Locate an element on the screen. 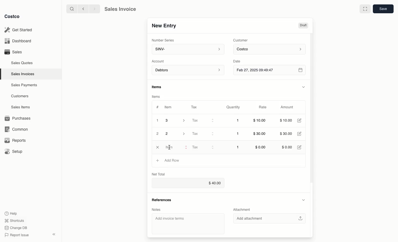 Image resolution: width=398 pixels, height=242 pixels. Reports is located at coordinates (14, 140).